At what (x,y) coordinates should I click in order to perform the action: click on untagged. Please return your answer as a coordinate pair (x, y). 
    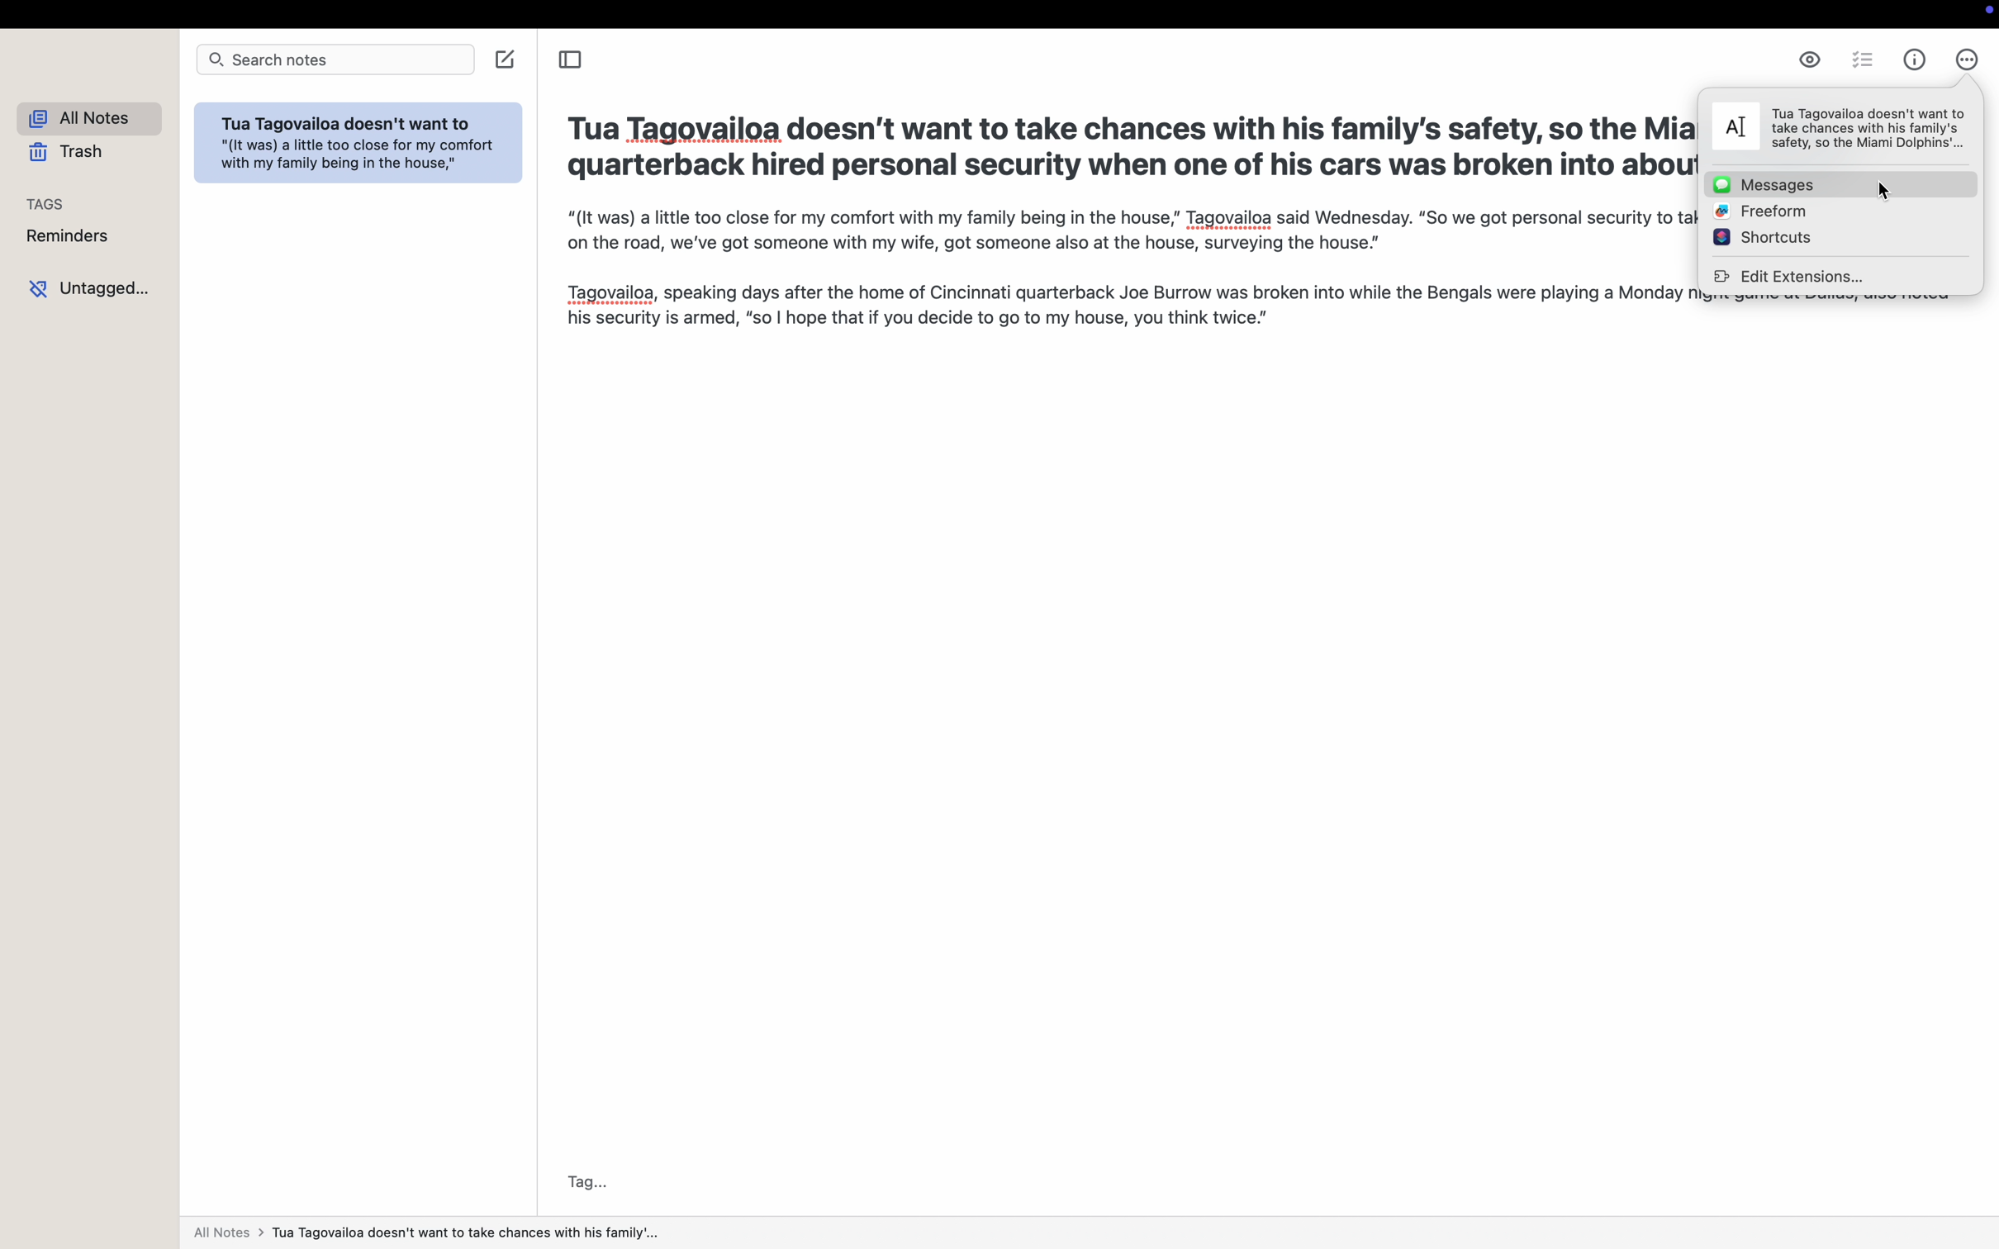
    Looking at the image, I should click on (88, 287).